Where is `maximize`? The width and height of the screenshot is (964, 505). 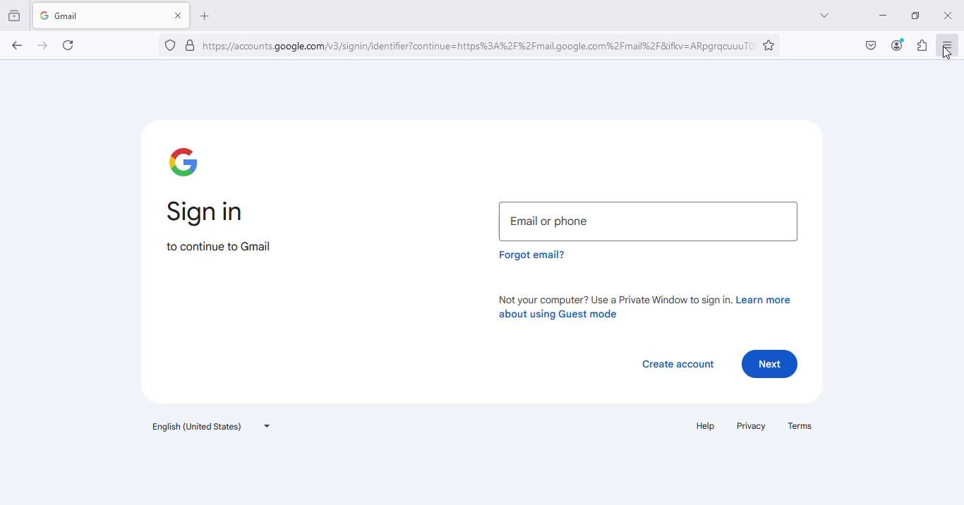
maximize is located at coordinates (916, 16).